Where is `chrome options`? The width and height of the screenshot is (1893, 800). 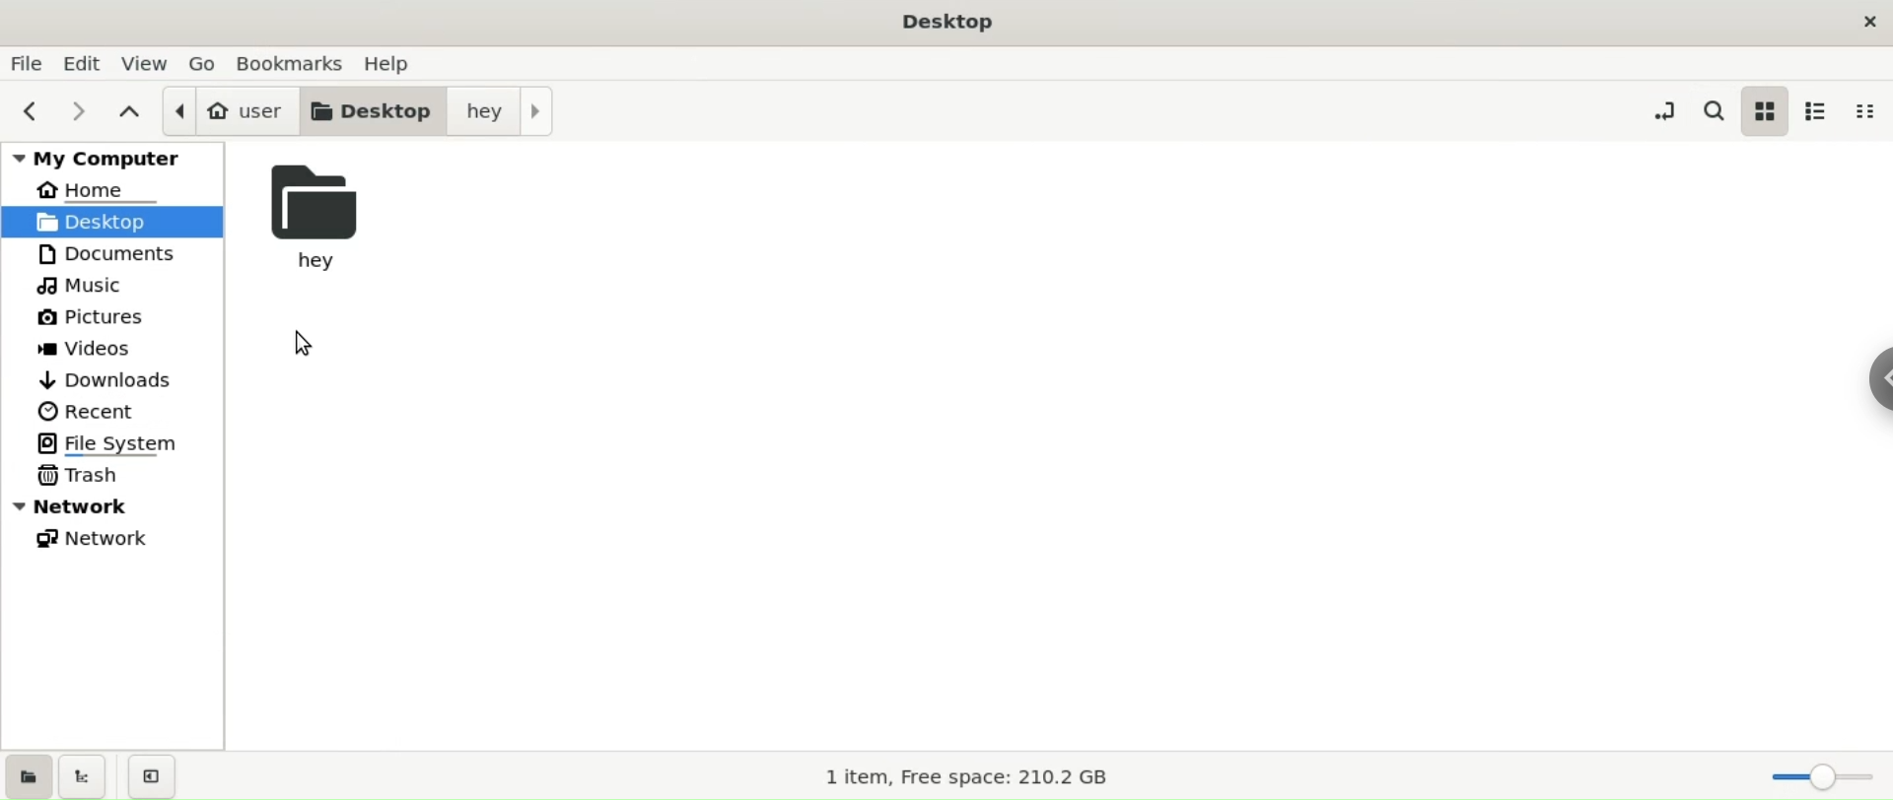
chrome options is located at coordinates (1868, 372).